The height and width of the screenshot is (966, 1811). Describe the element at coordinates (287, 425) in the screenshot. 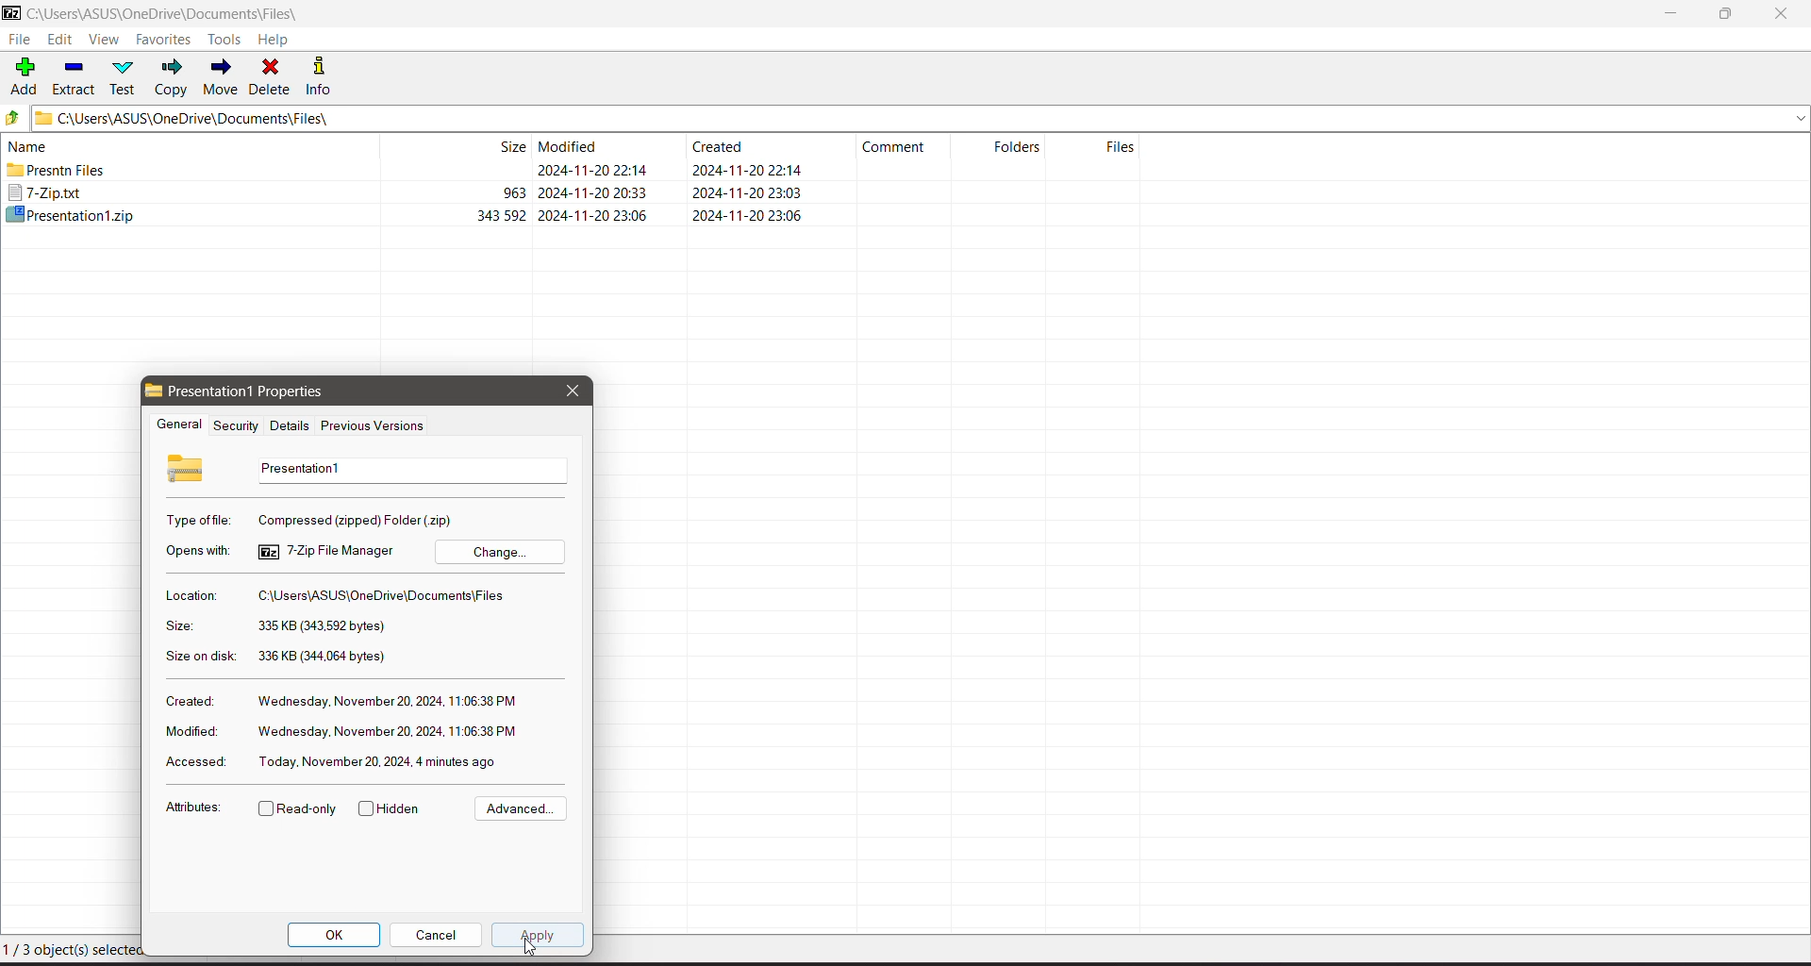

I see `Details` at that location.